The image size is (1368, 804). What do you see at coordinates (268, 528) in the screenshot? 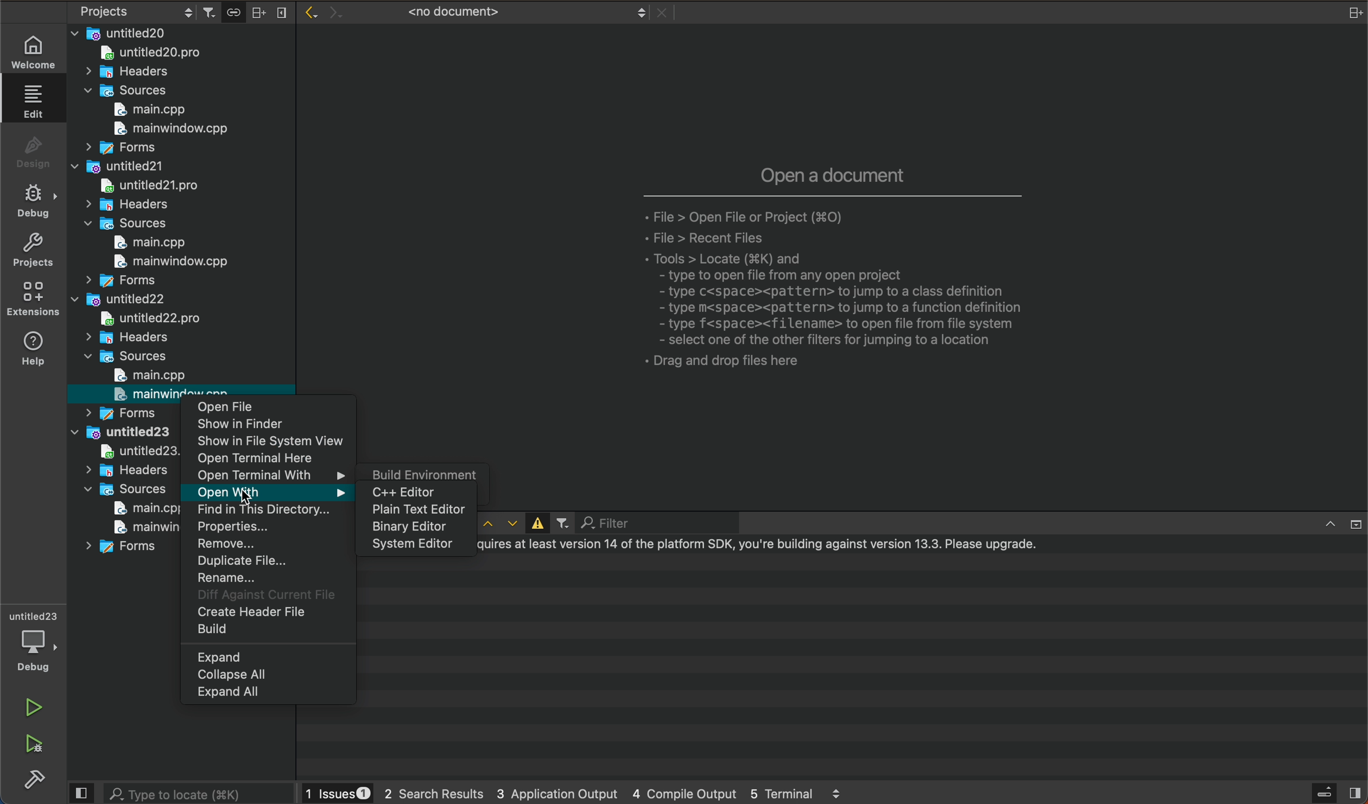
I see `properties` at bounding box center [268, 528].